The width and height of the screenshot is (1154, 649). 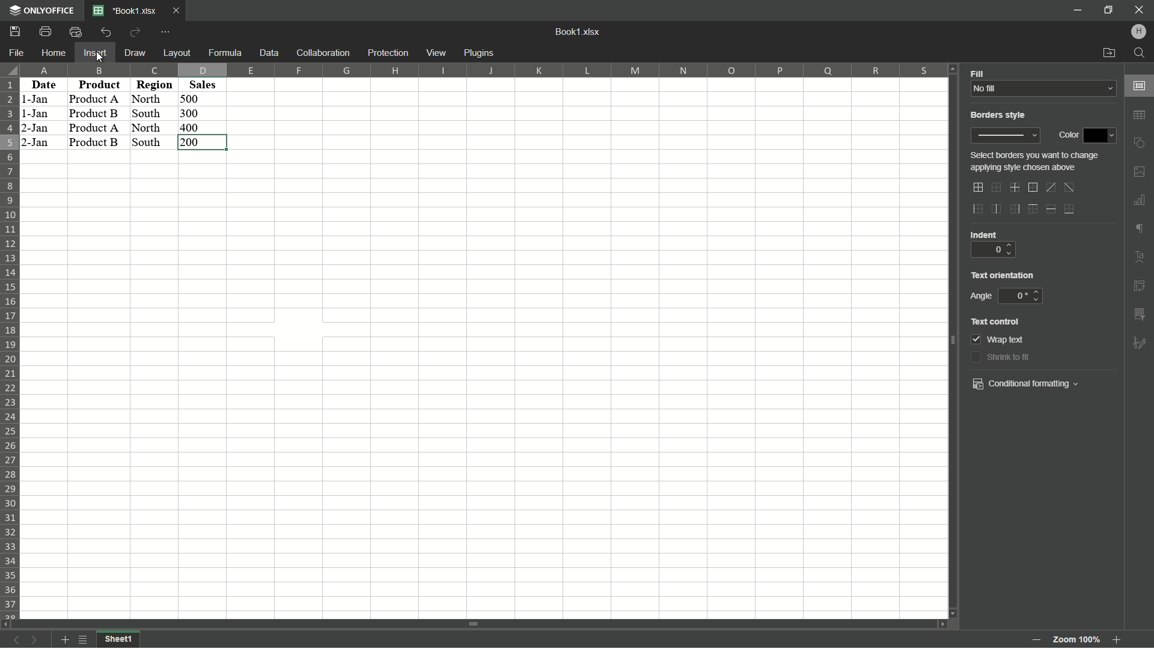 I want to click on protection, so click(x=386, y=53).